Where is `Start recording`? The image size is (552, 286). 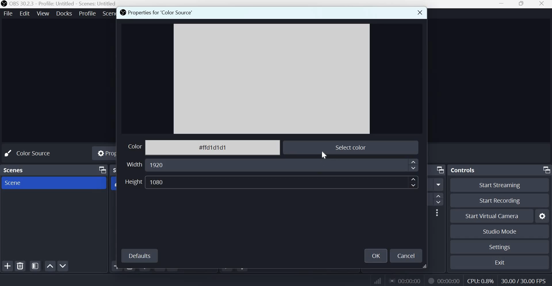
Start recording is located at coordinates (503, 201).